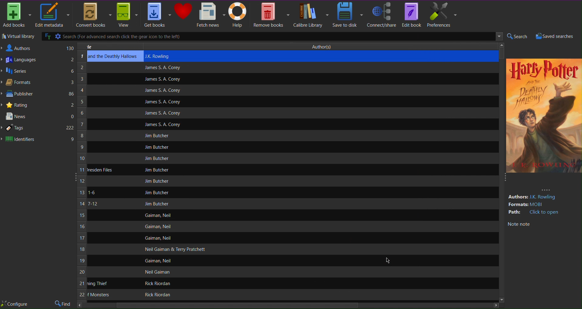 The width and height of the screenshot is (582, 309). What do you see at coordinates (52, 15) in the screenshot?
I see `Edit metadata` at bounding box center [52, 15].